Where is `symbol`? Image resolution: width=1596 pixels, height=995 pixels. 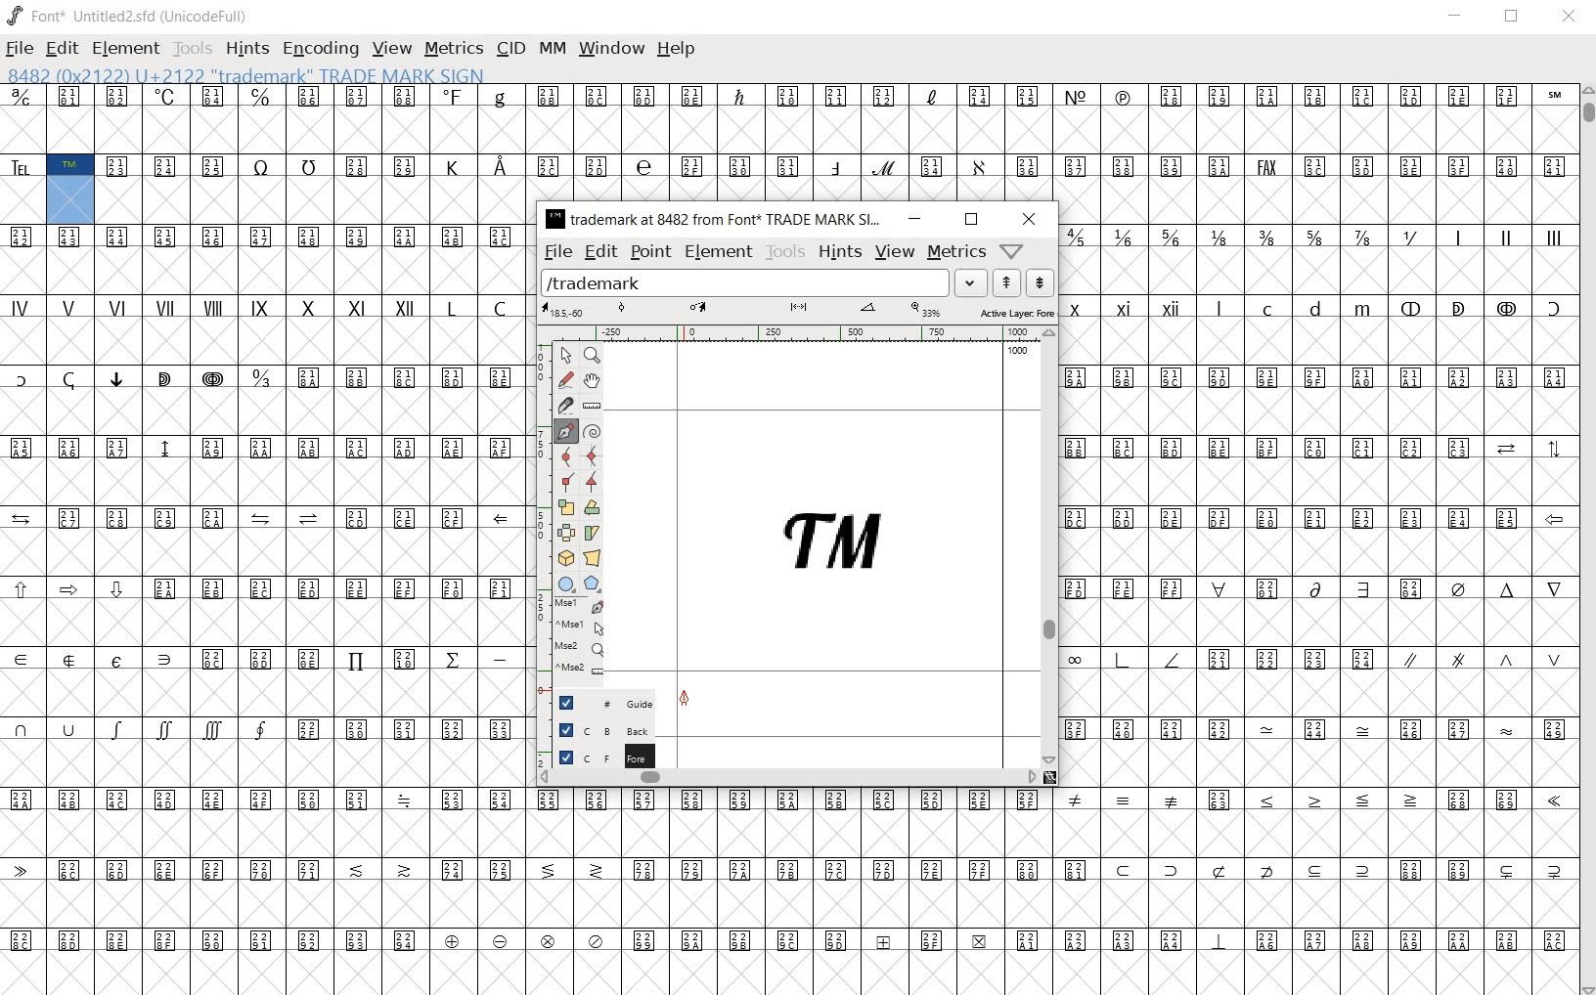 symbol is located at coordinates (268, 258).